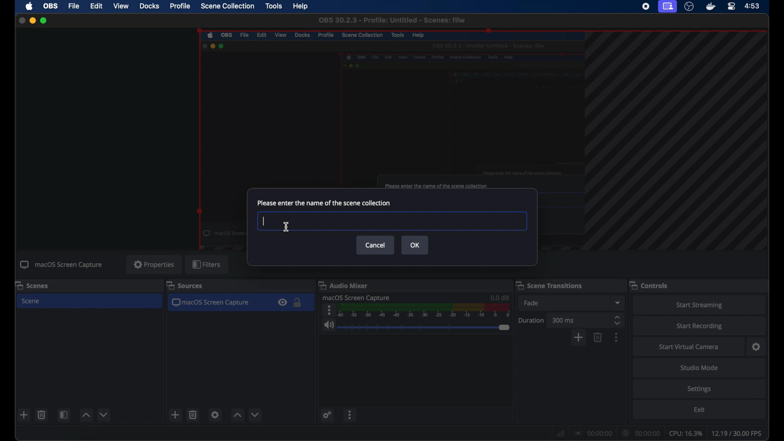 Image resolution: width=784 pixels, height=441 pixels. Describe the element at coordinates (104, 414) in the screenshot. I see `decrement` at that location.